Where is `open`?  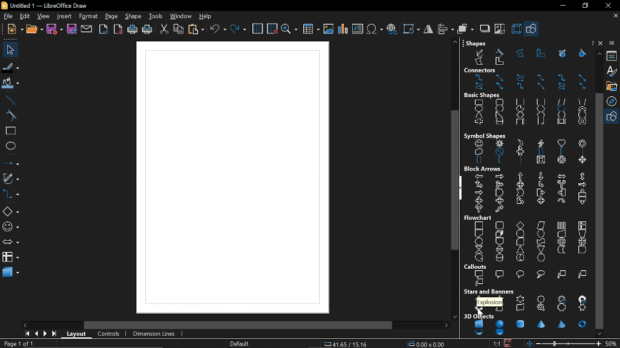
open is located at coordinates (35, 30).